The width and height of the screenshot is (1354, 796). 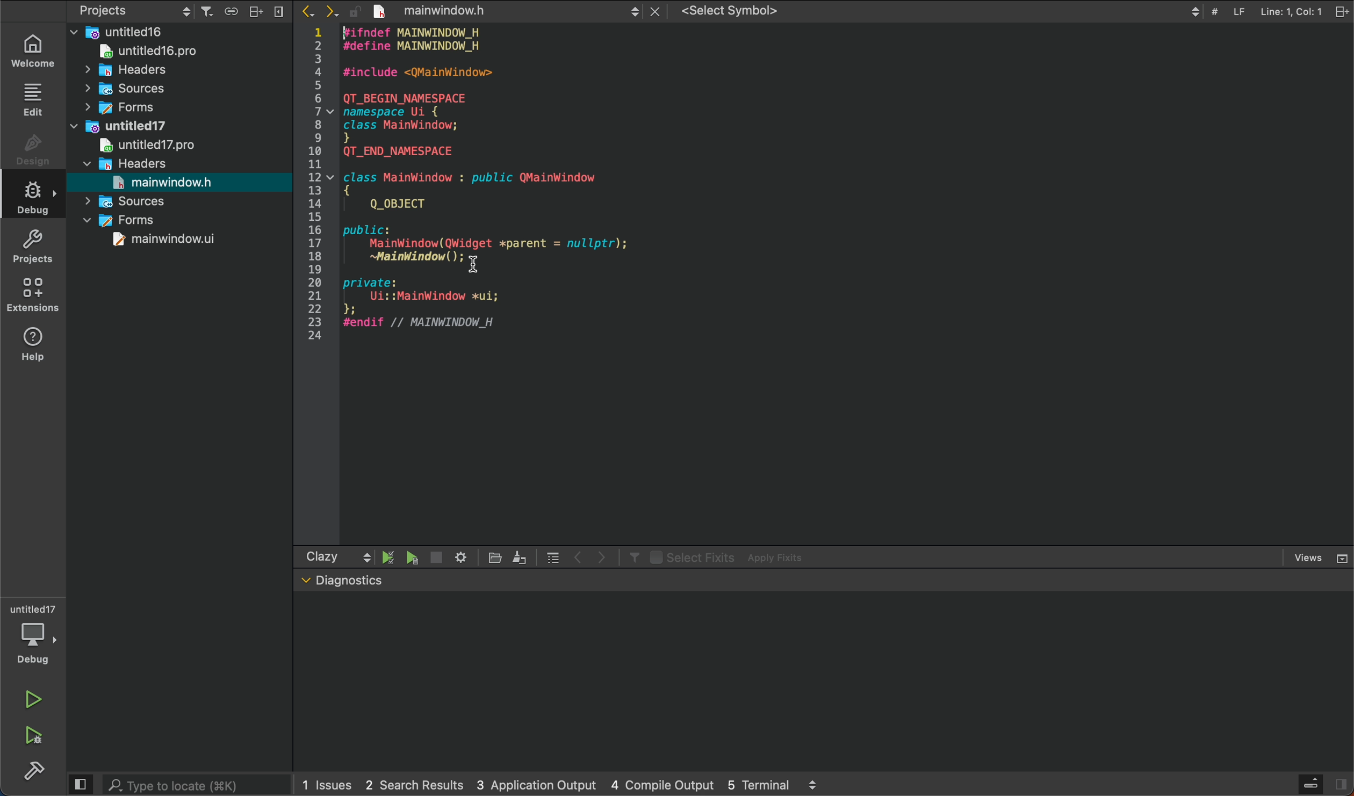 I want to click on 4 Compile Output, so click(x=662, y=784).